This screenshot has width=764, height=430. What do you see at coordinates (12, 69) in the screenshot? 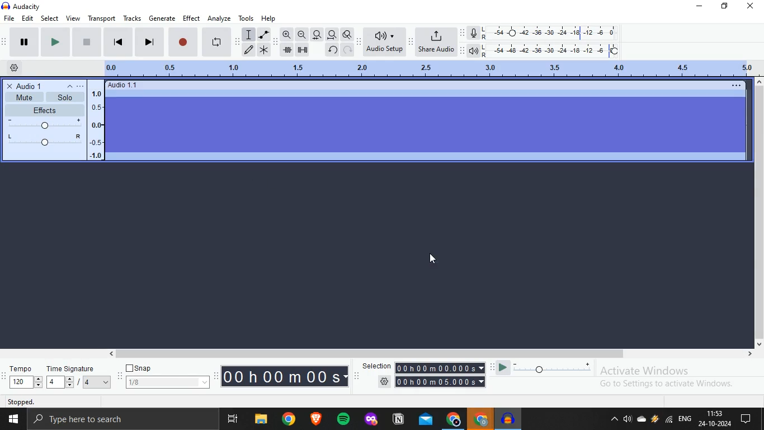
I see `Settings` at bounding box center [12, 69].